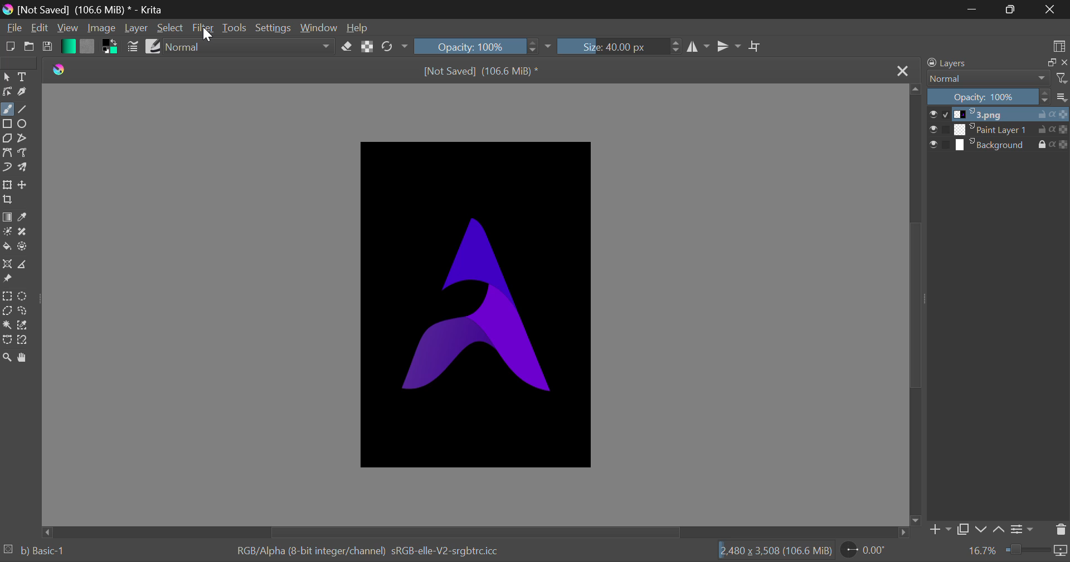  I want to click on Freehand Path Tool, so click(26, 154).